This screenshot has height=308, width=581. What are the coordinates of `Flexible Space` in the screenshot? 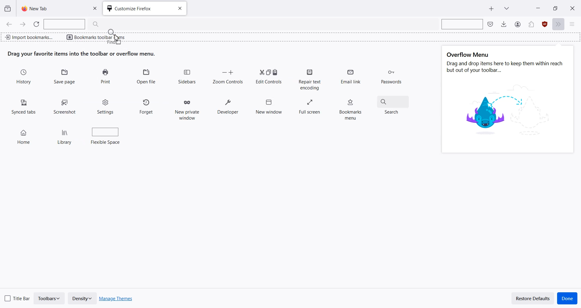 It's located at (106, 135).